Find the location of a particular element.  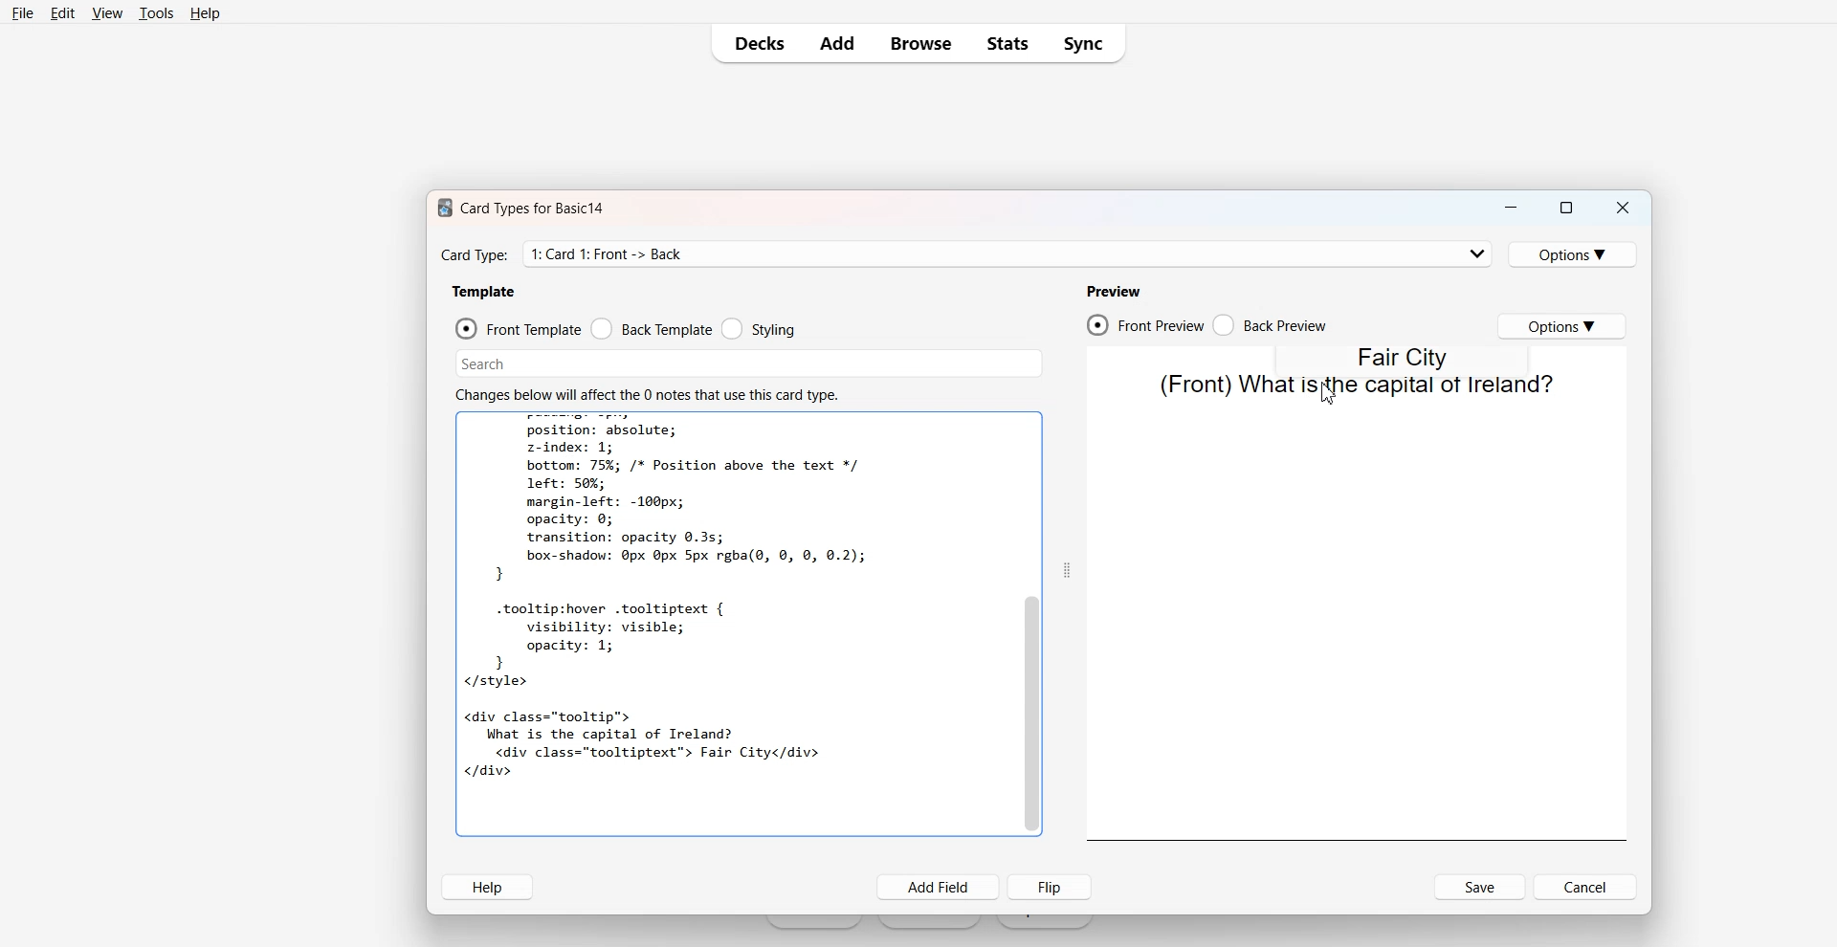

Sync is located at coordinates (1087, 43).